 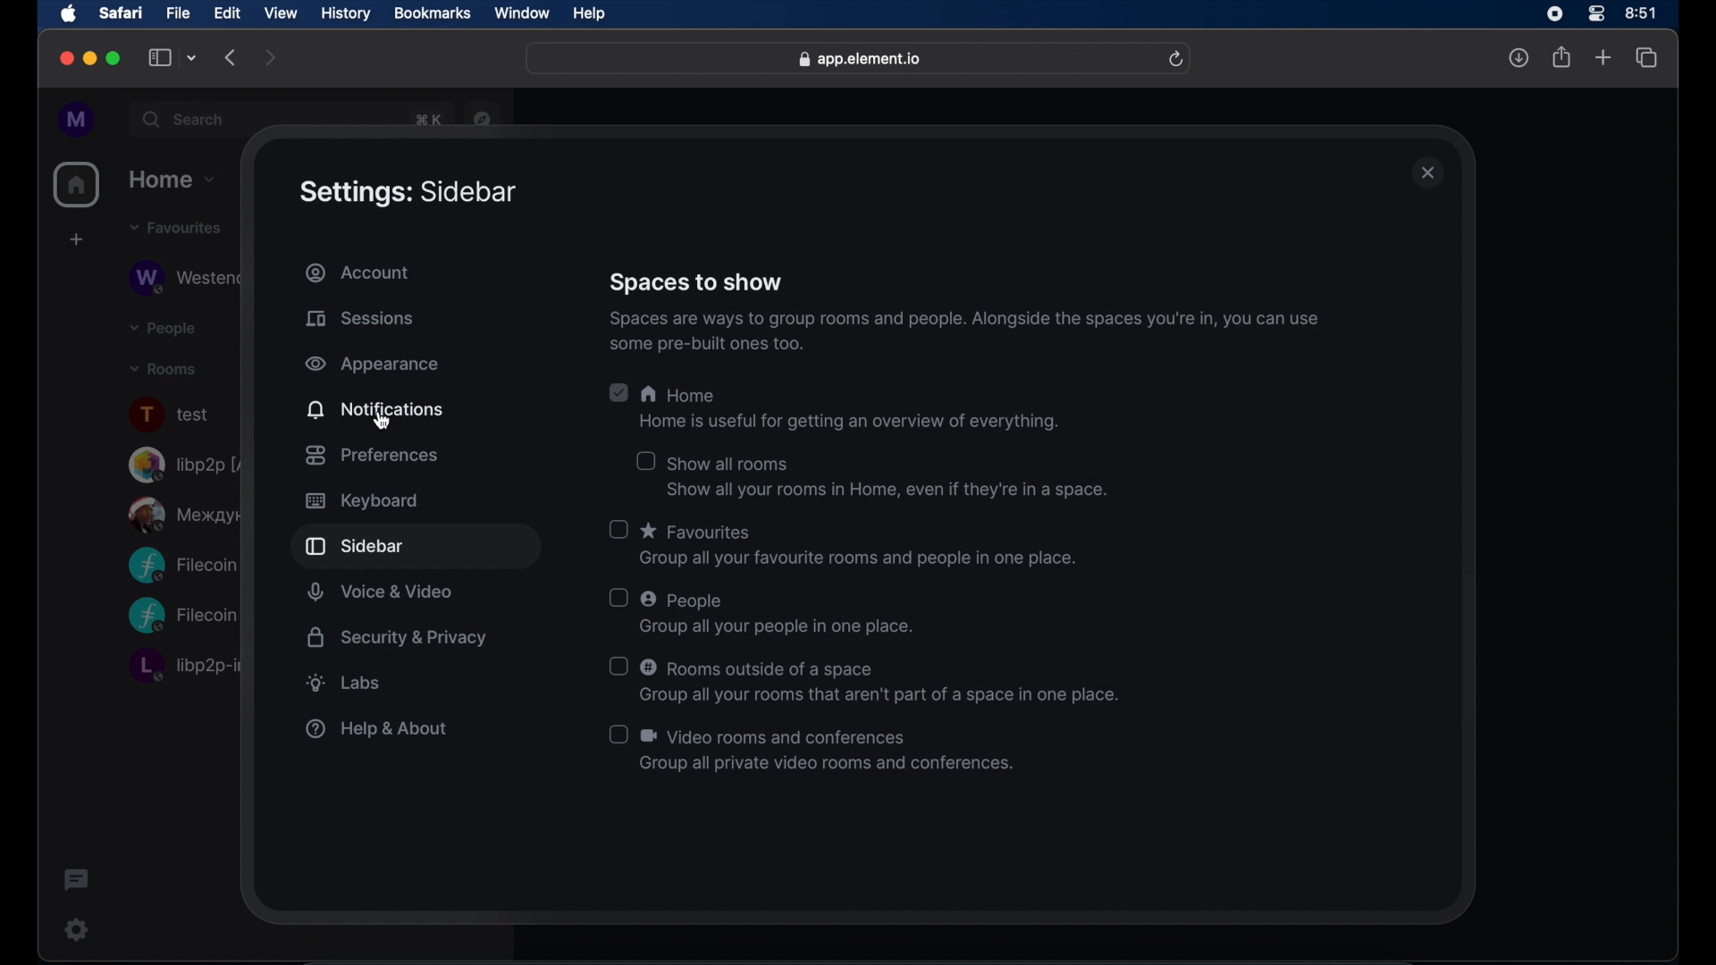 What do you see at coordinates (182, 566) in the screenshot?
I see `Filecoin` at bounding box center [182, 566].